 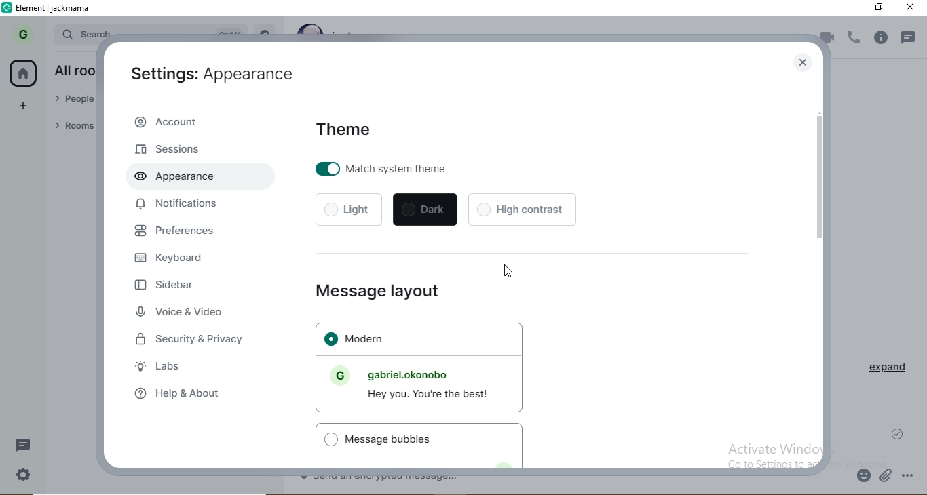 I want to click on voice call, so click(x=855, y=39).